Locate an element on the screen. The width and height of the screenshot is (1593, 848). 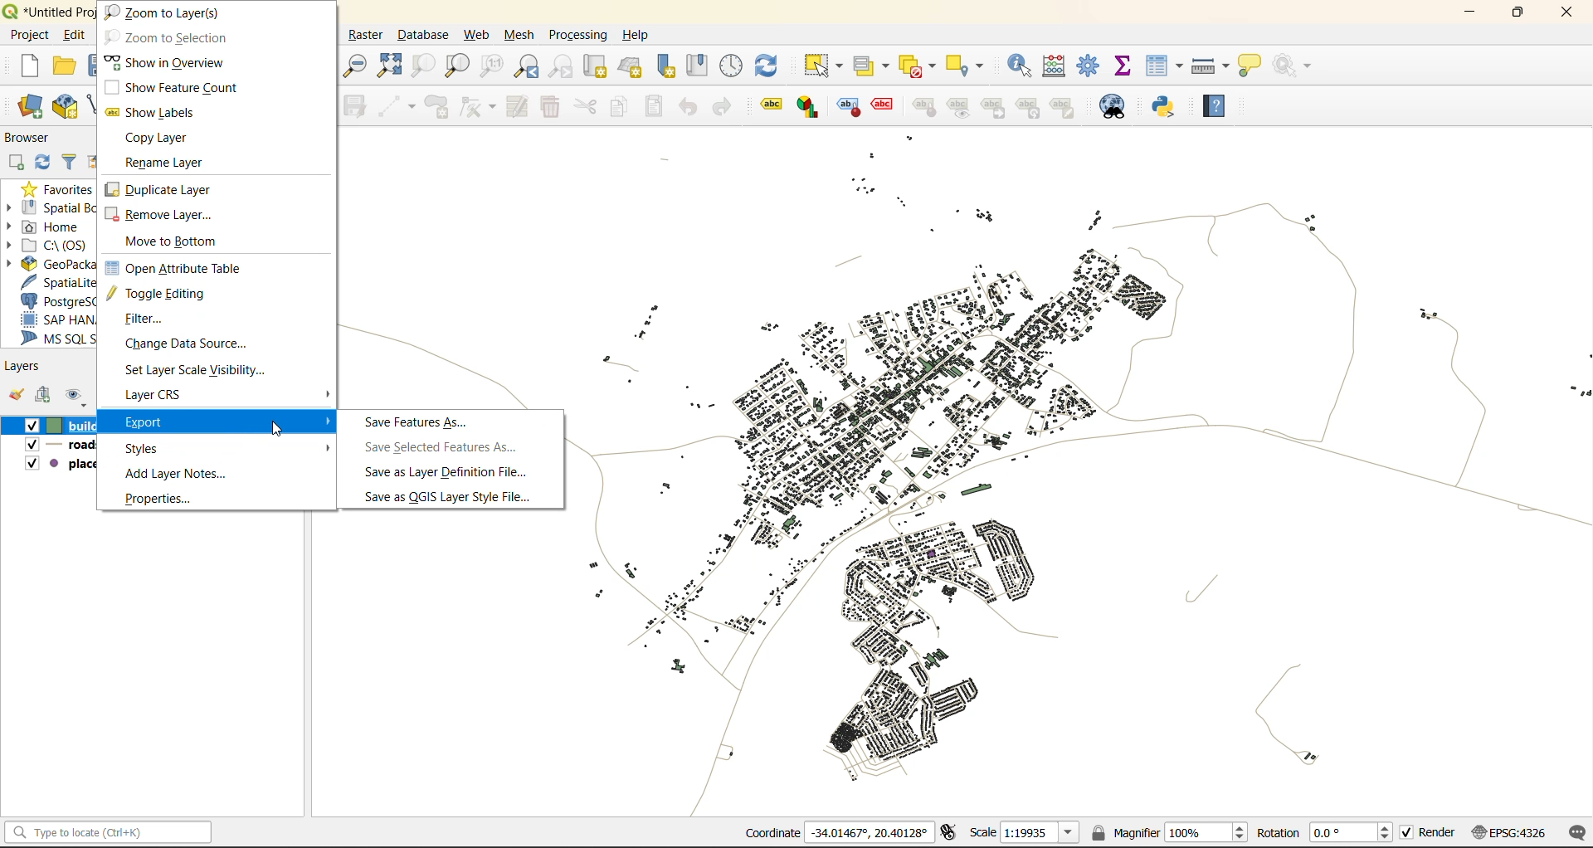
save selected features as is located at coordinates (439, 446).